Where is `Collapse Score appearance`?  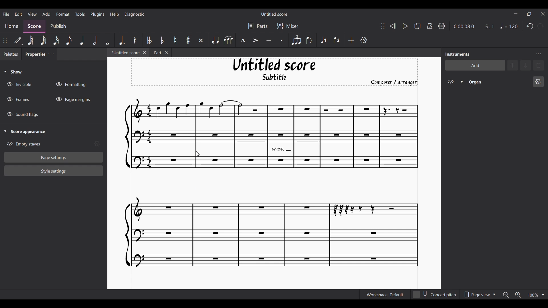 Collapse Score appearance is located at coordinates (25, 132).